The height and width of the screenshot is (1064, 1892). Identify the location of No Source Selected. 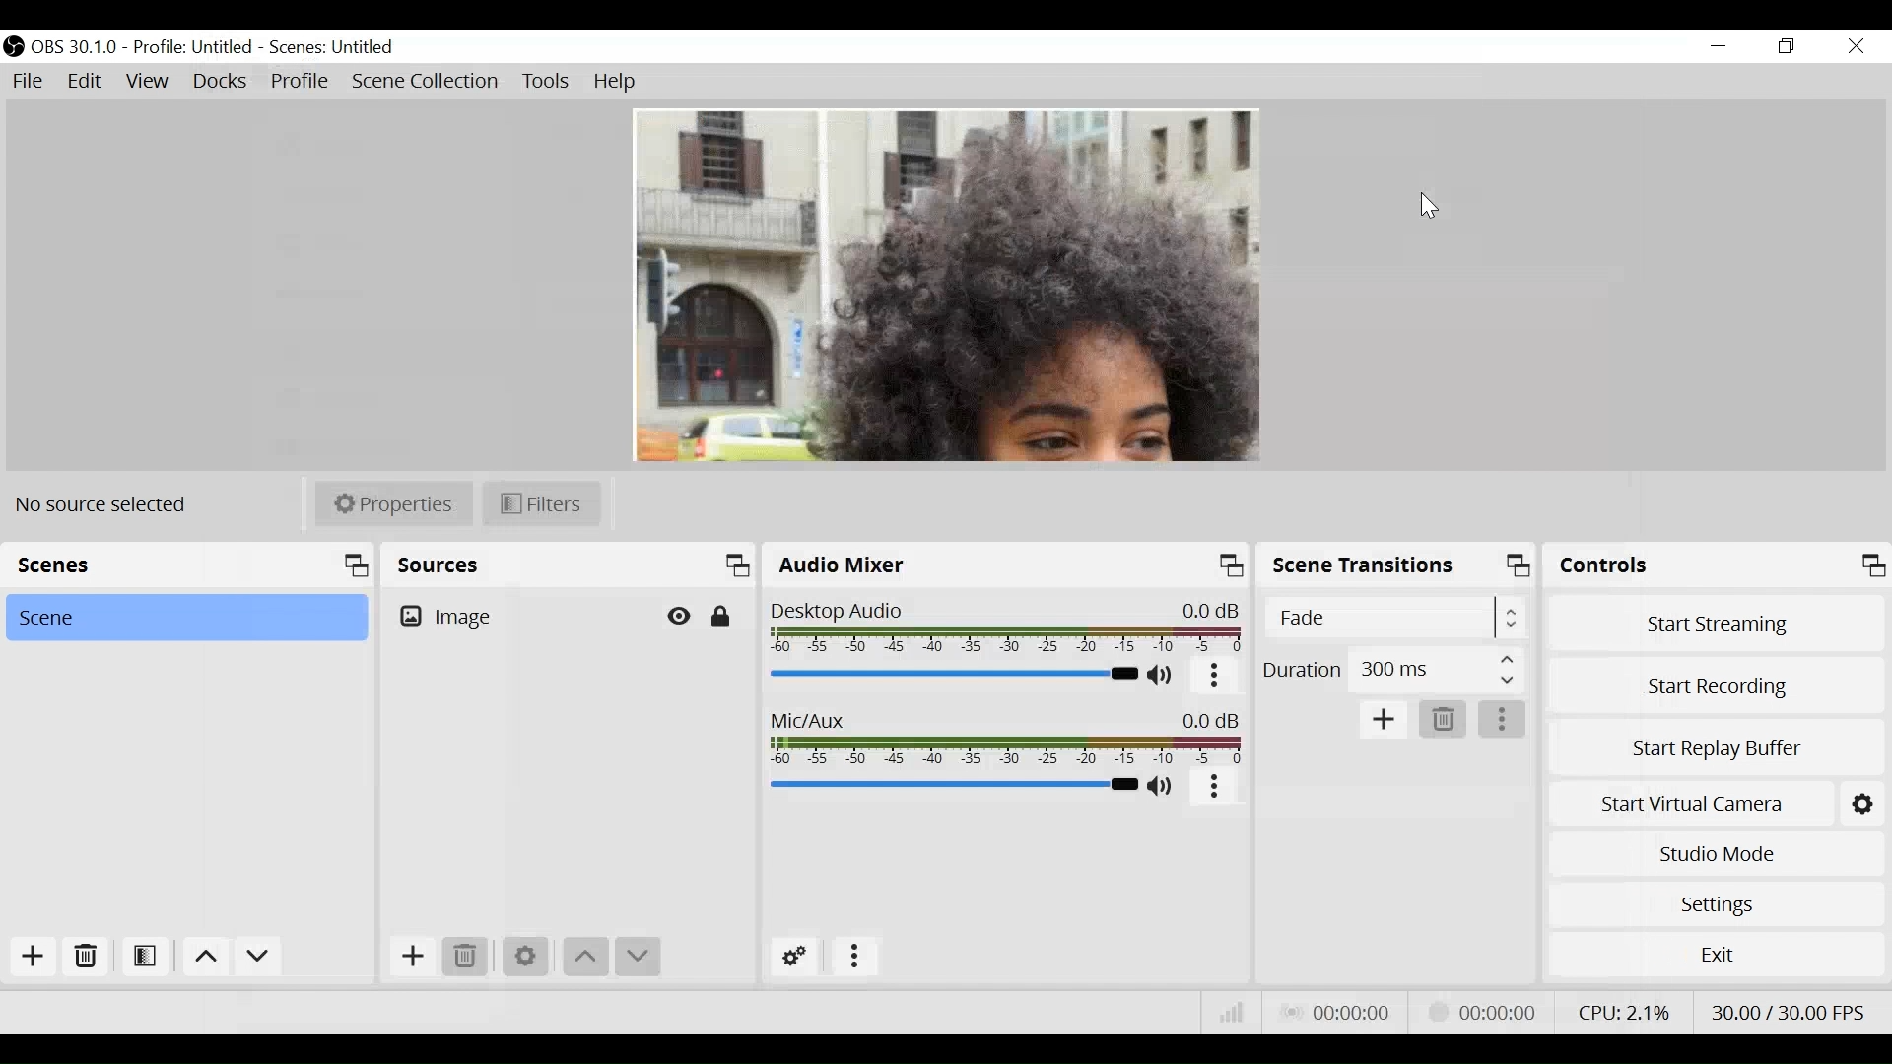
(108, 504).